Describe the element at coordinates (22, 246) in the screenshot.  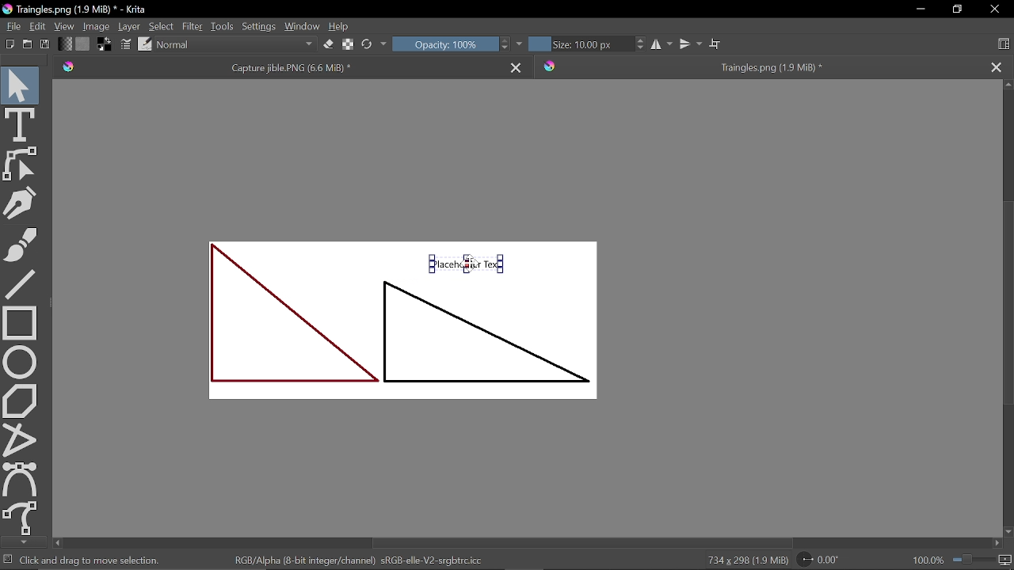
I see `Freehand brush tool` at that location.